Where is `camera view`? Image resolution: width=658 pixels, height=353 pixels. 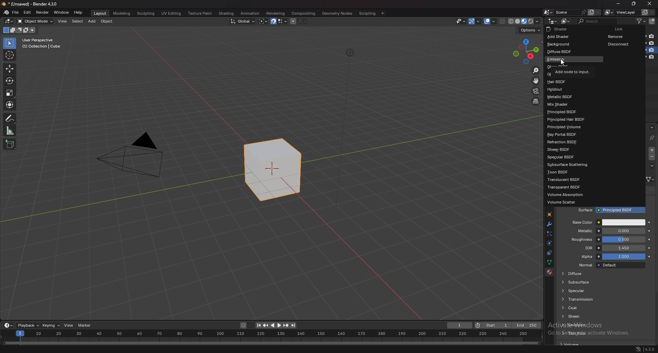
camera view is located at coordinates (536, 91).